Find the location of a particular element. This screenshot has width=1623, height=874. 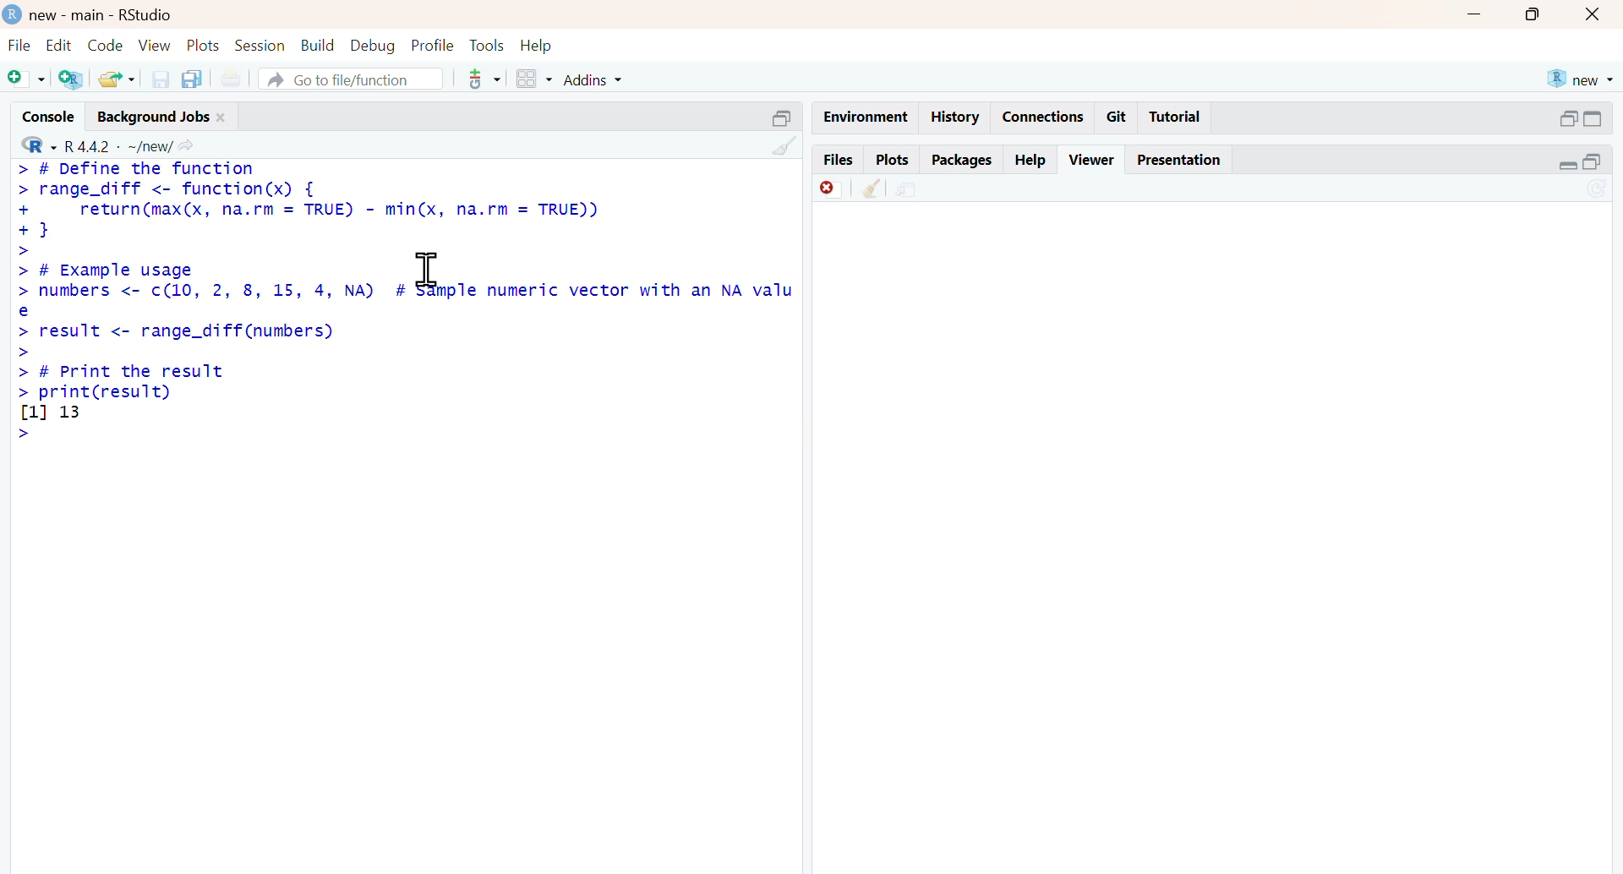

R is located at coordinates (38, 144).